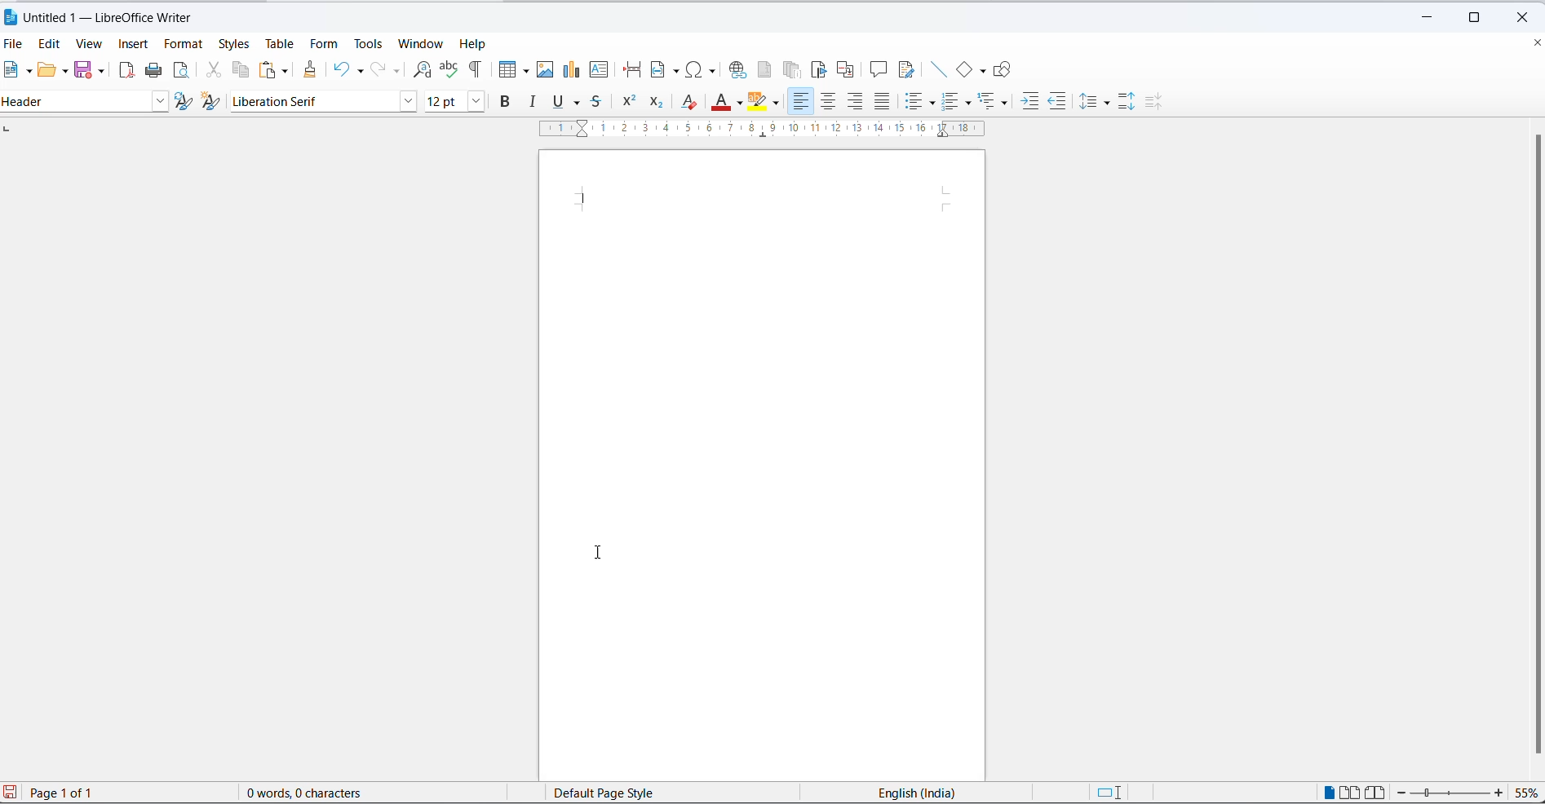  What do you see at coordinates (46, 71) in the screenshot?
I see `open` at bounding box center [46, 71].